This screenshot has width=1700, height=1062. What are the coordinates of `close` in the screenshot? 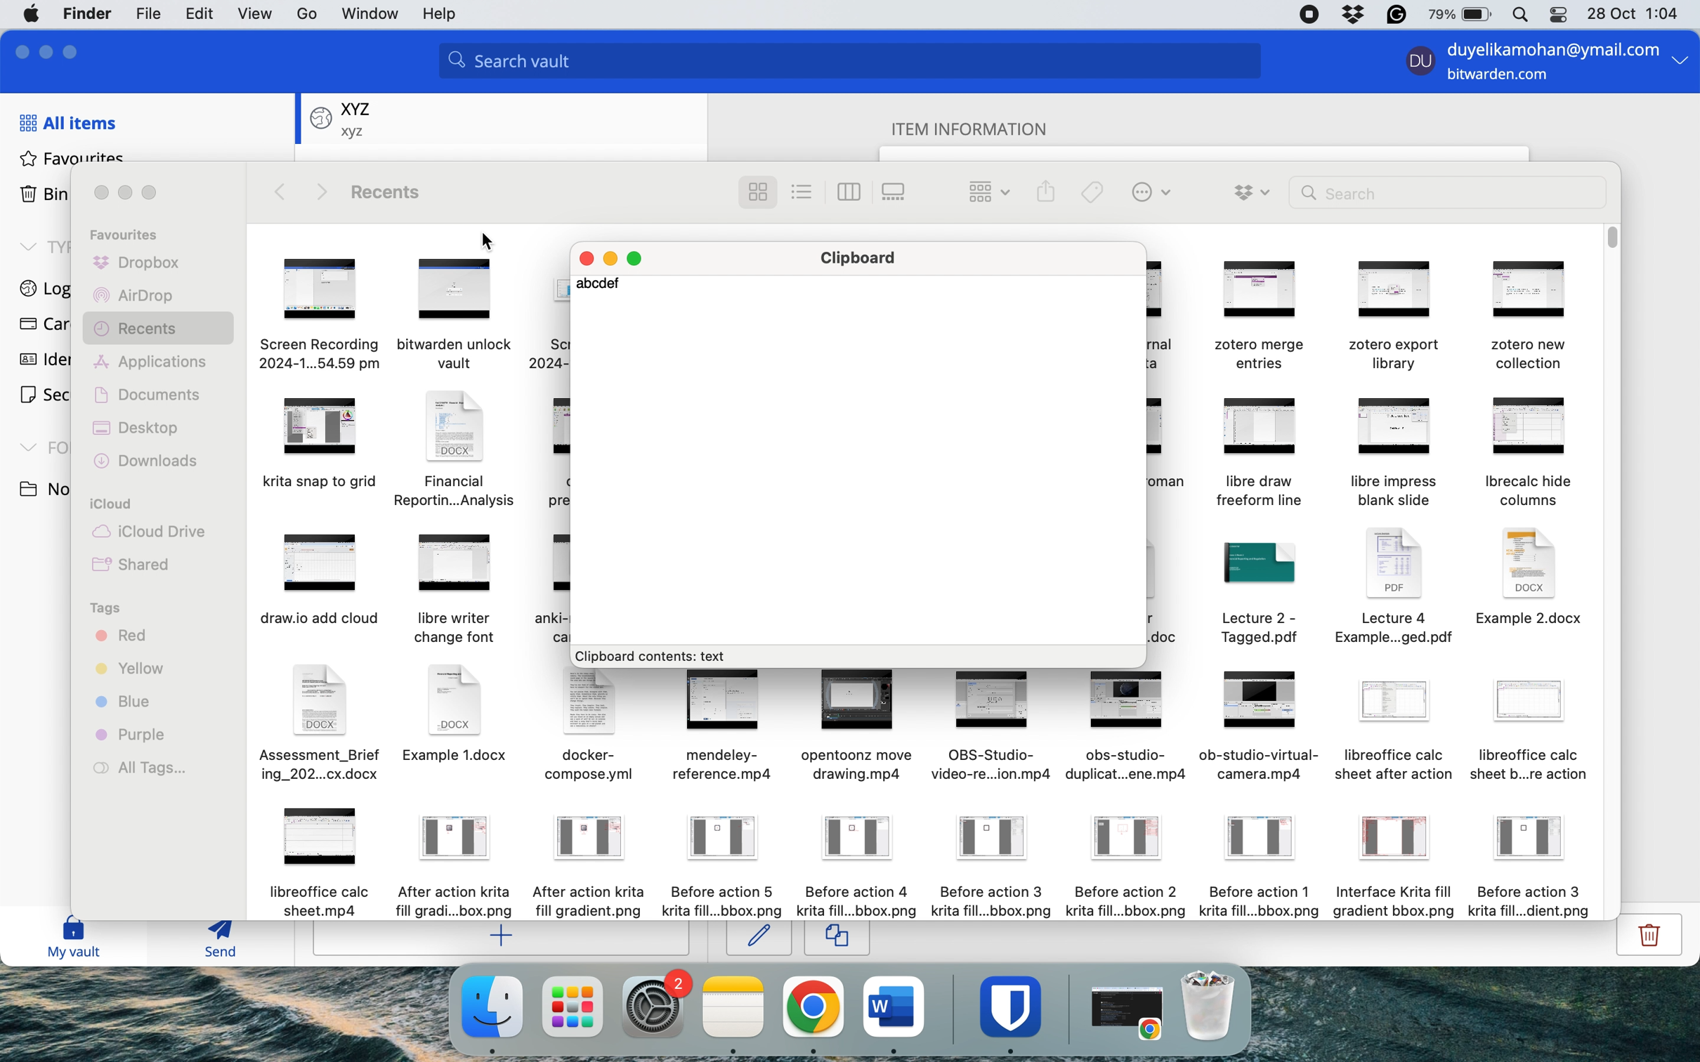 It's located at (102, 192).